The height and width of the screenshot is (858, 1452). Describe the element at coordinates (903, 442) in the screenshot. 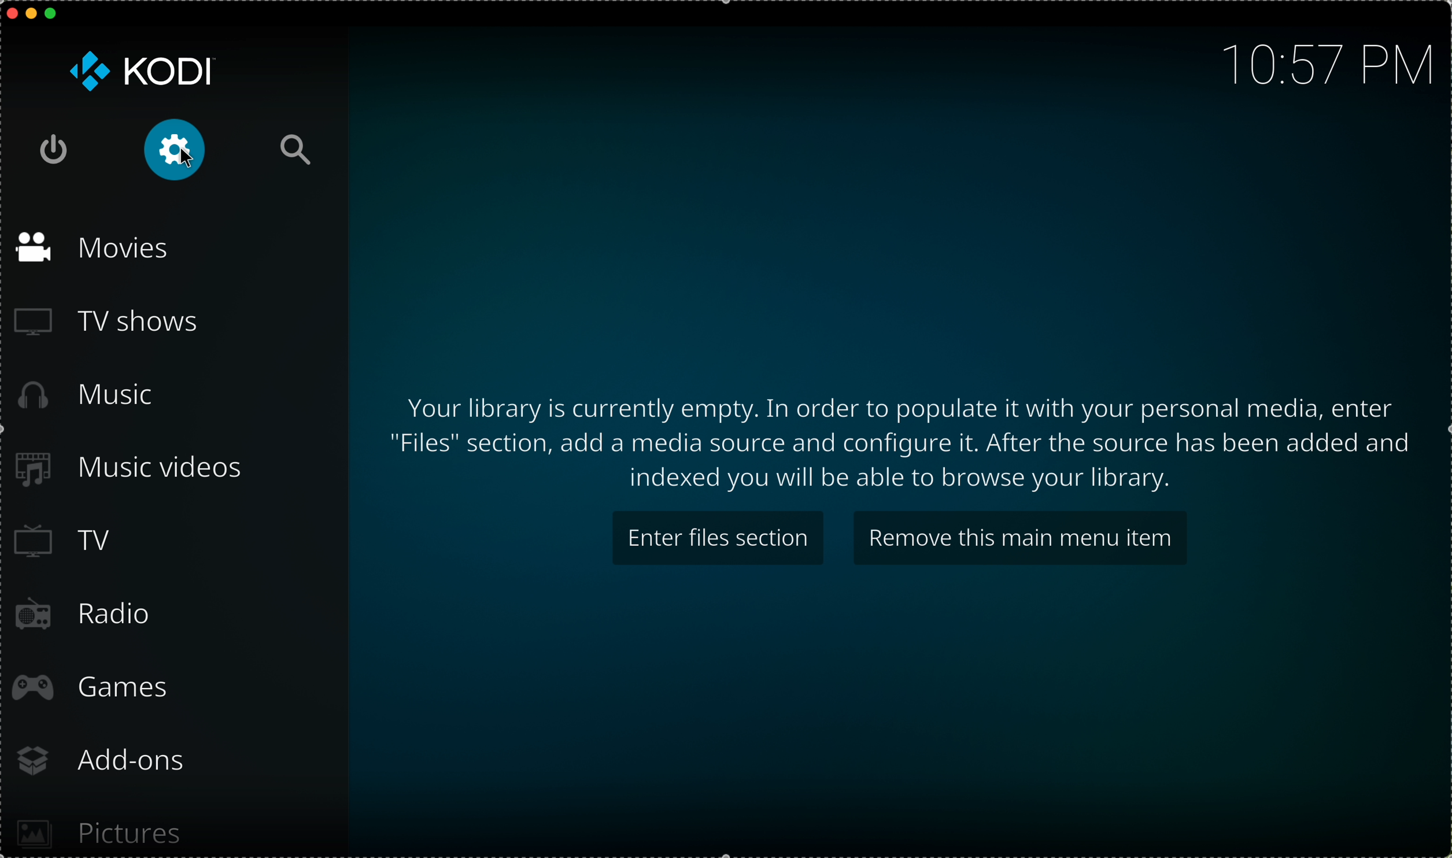

I see `Your library is currently empty. In order to populate it with your personal media, enter
'Files" section, add a media source and configure it. After the source has been added and
indexed you will be able to browse your library.` at that location.